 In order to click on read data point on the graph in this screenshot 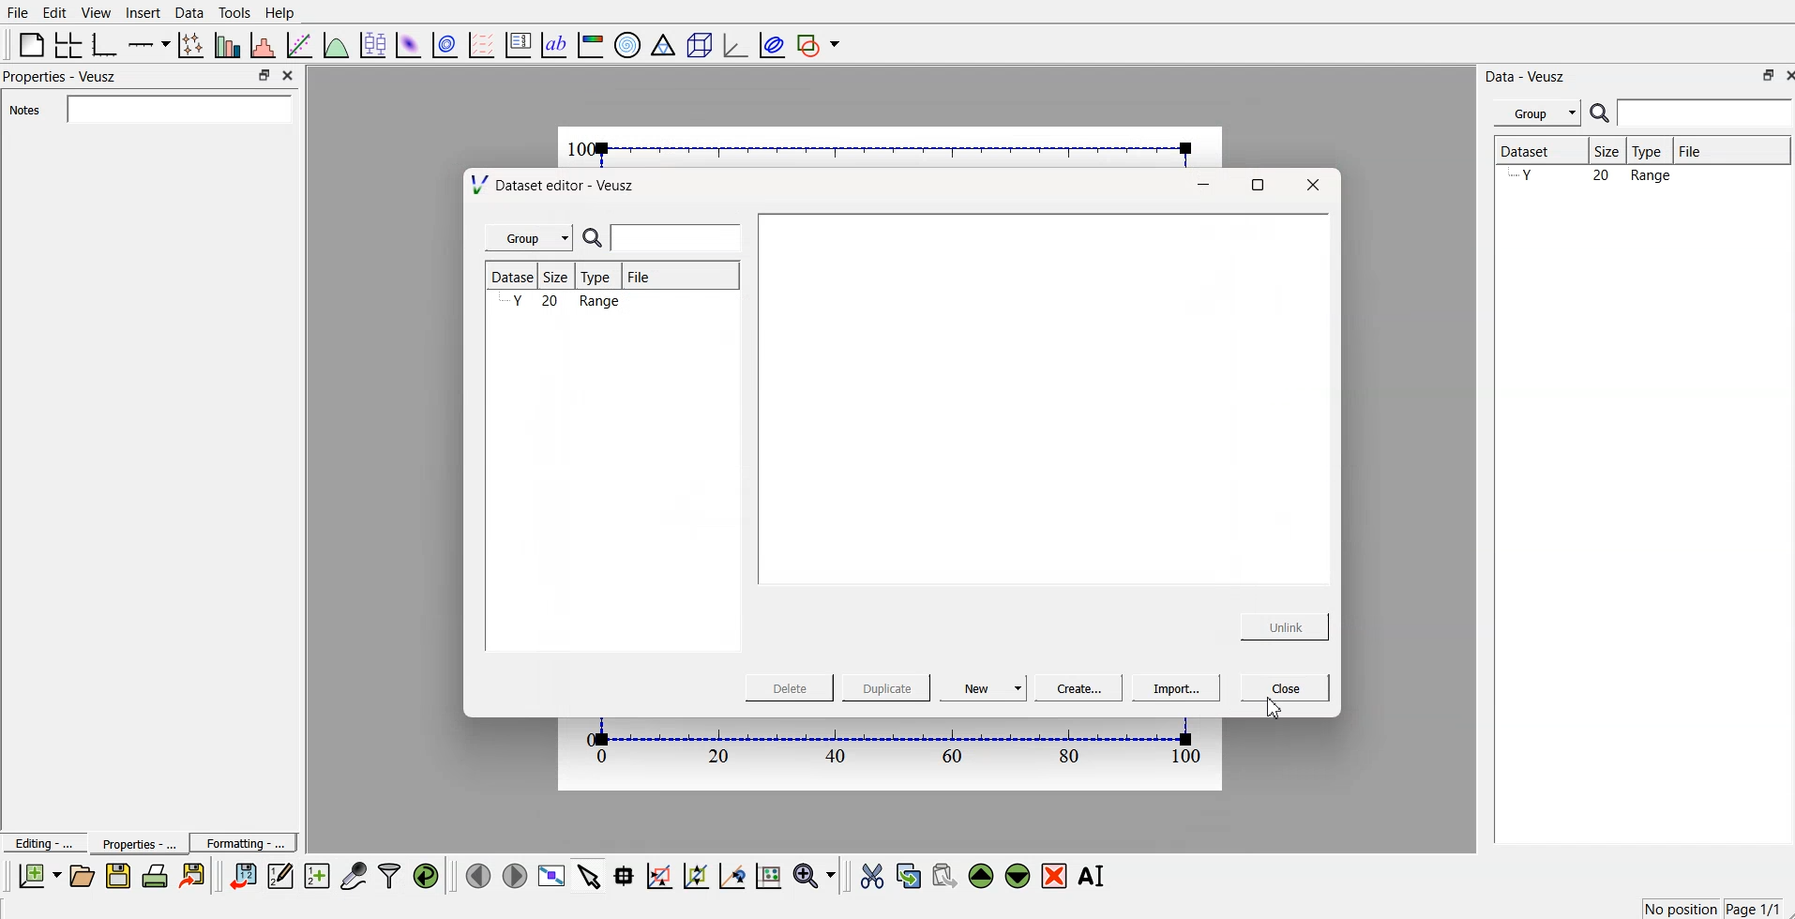, I will do `click(626, 875)`.